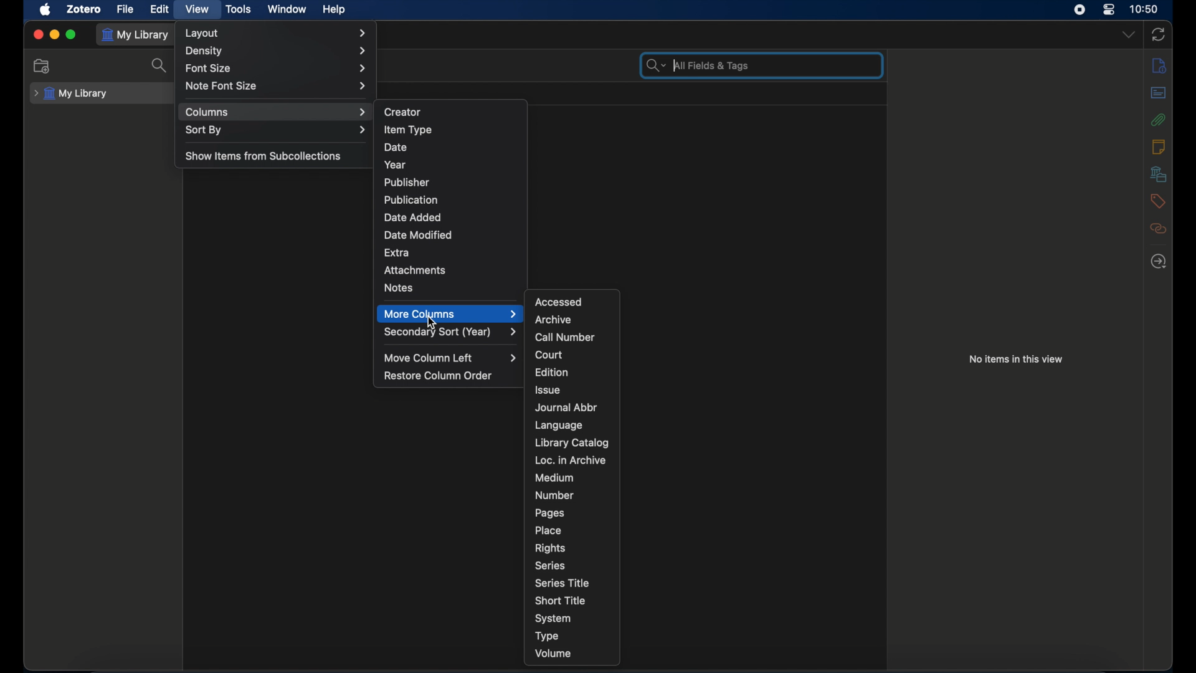 This screenshot has height=673, width=1196. Describe the element at coordinates (450, 315) in the screenshot. I see `more columns` at that location.